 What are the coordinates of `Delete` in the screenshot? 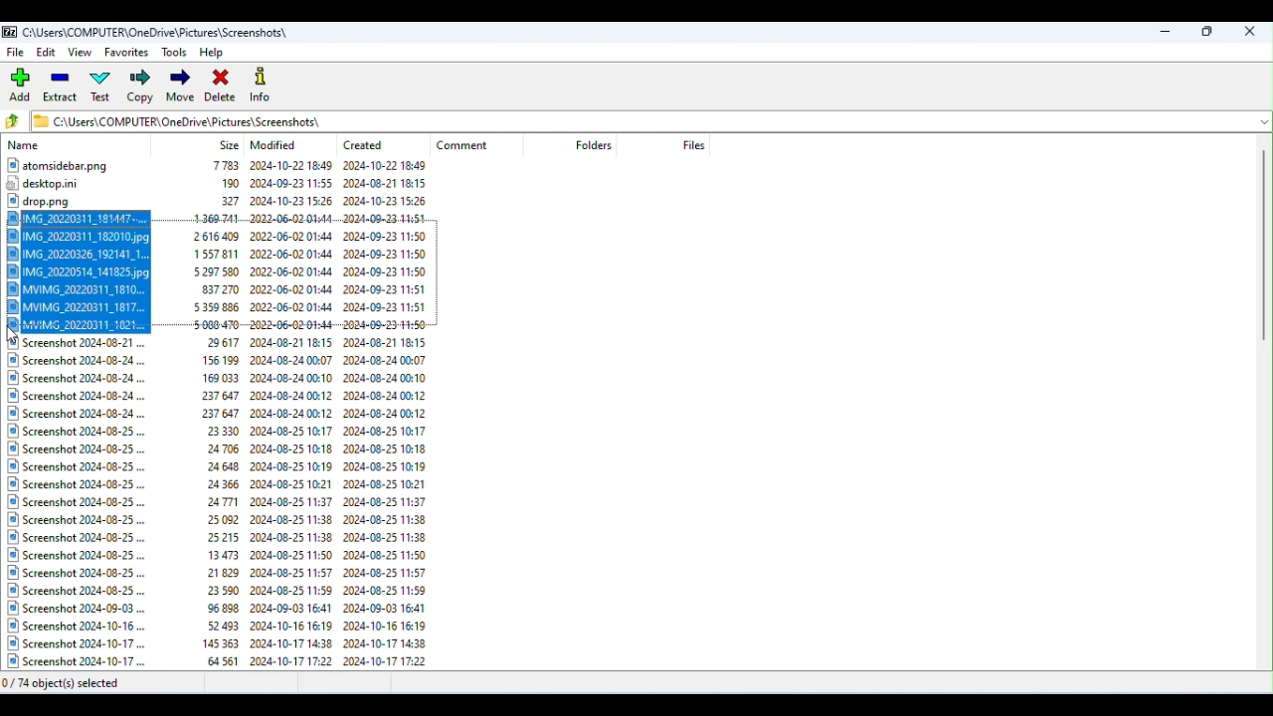 It's located at (222, 85).